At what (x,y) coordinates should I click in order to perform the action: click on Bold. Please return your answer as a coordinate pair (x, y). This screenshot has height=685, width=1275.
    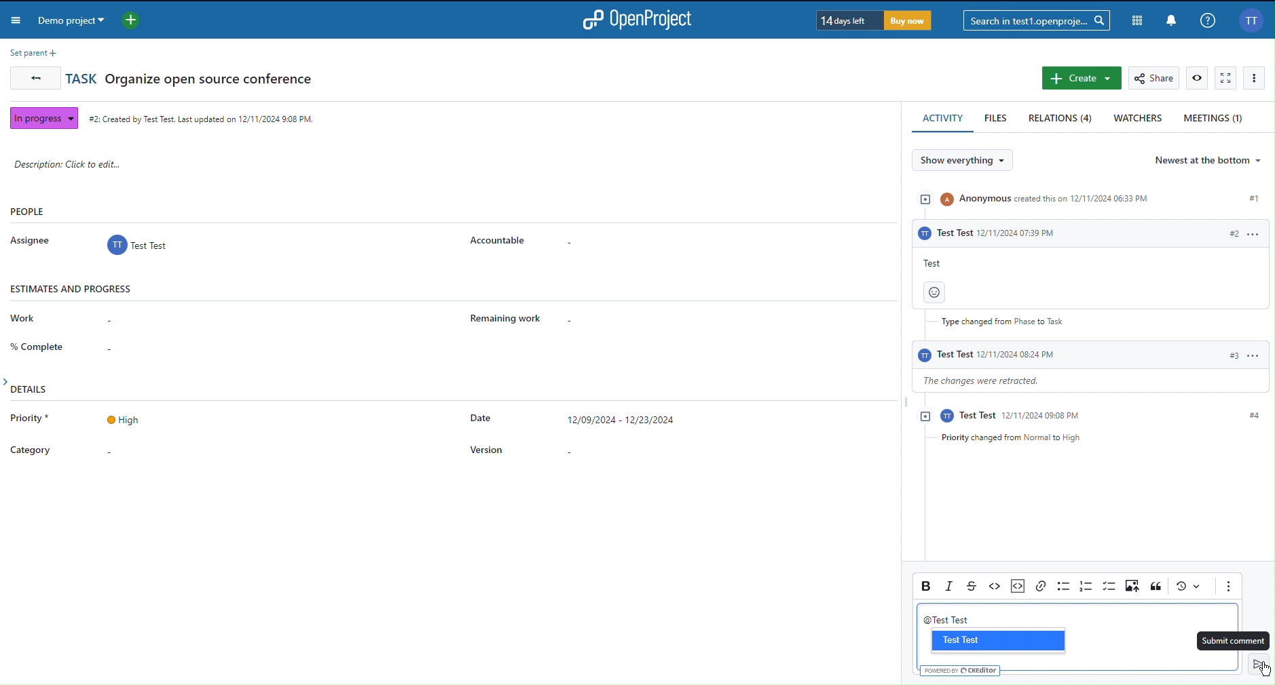
    Looking at the image, I should click on (925, 585).